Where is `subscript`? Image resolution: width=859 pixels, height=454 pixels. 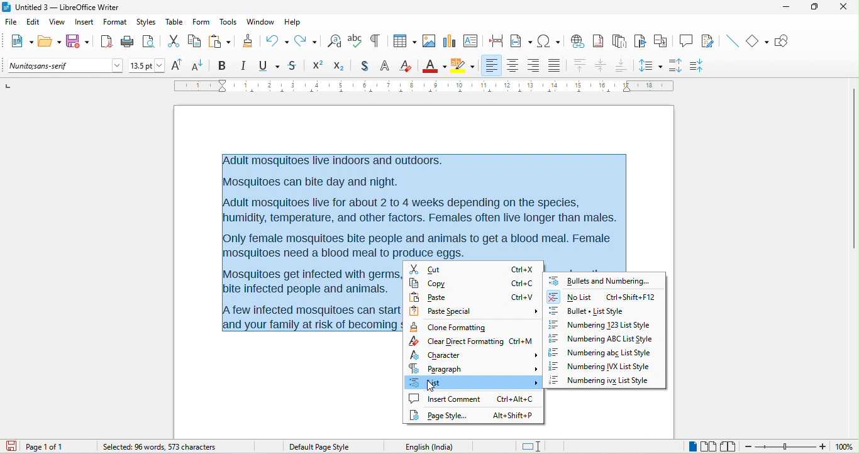 subscript is located at coordinates (338, 66).